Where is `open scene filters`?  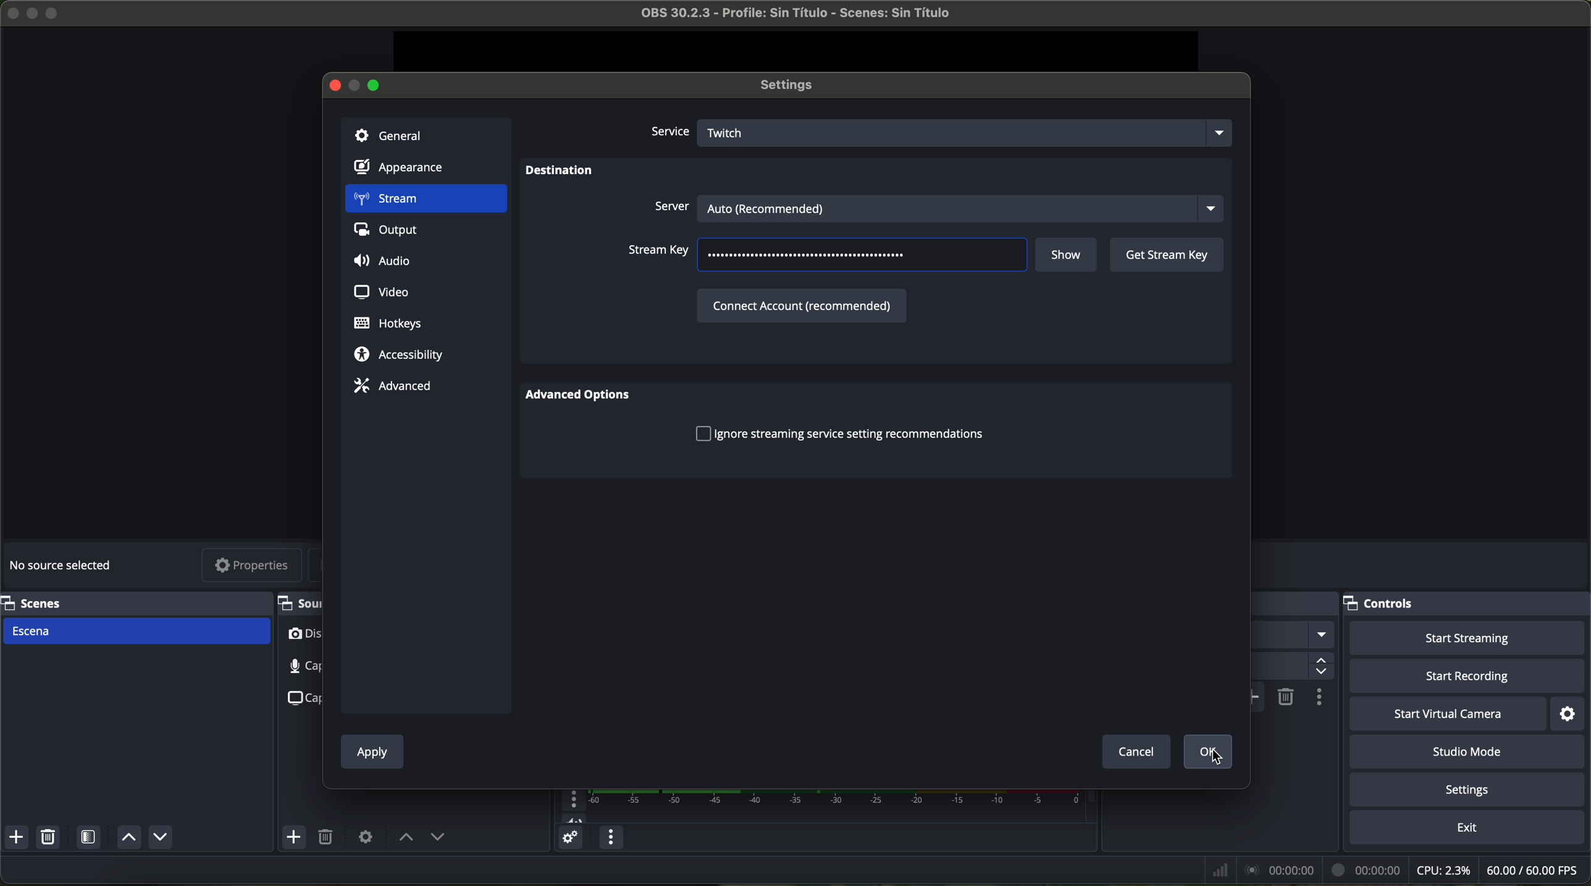
open scene filters is located at coordinates (90, 839).